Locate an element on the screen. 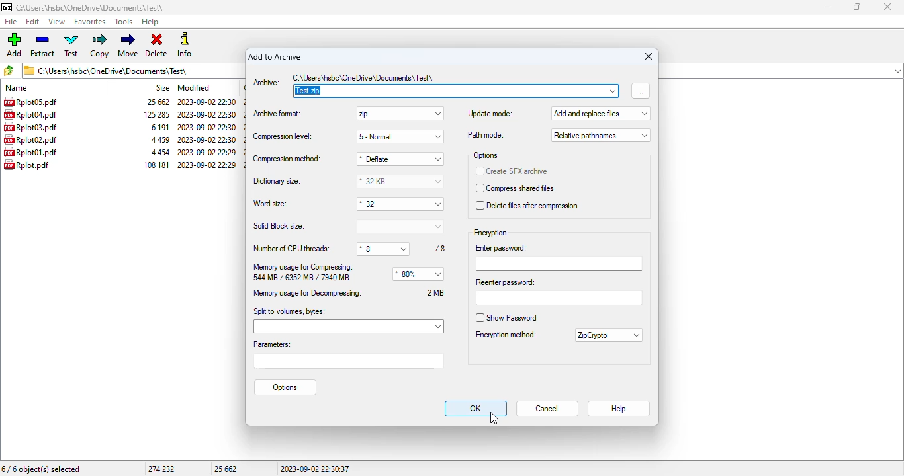 The height and width of the screenshot is (476, 904). modified date & time is located at coordinates (207, 164).